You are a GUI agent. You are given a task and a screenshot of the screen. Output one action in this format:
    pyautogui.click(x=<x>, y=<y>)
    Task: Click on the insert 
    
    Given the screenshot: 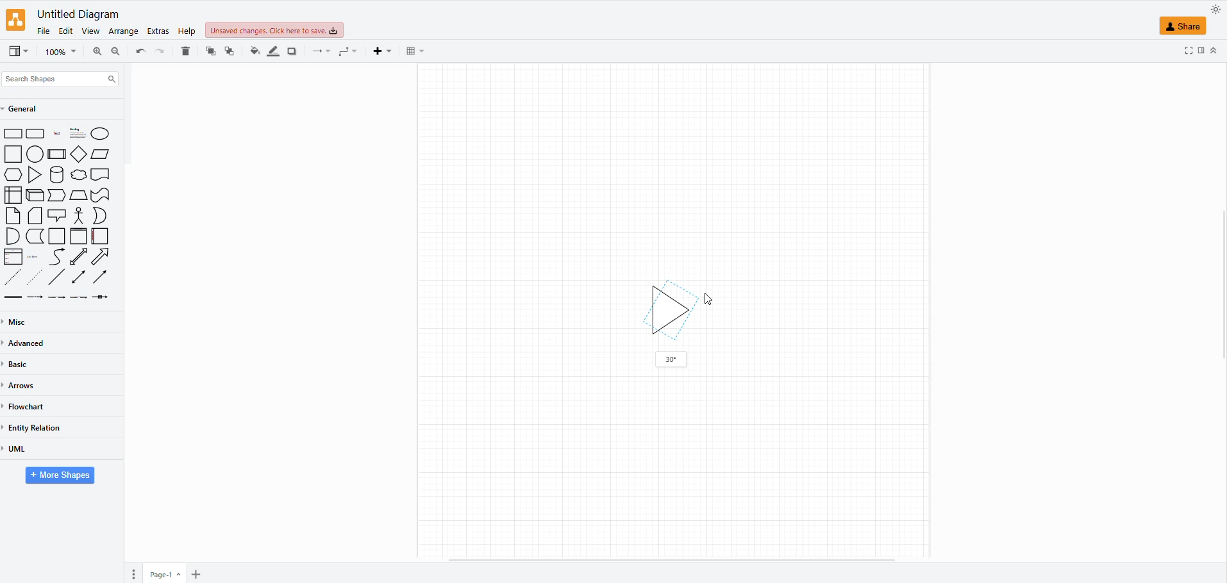 What is the action you would take?
    pyautogui.click(x=381, y=52)
    